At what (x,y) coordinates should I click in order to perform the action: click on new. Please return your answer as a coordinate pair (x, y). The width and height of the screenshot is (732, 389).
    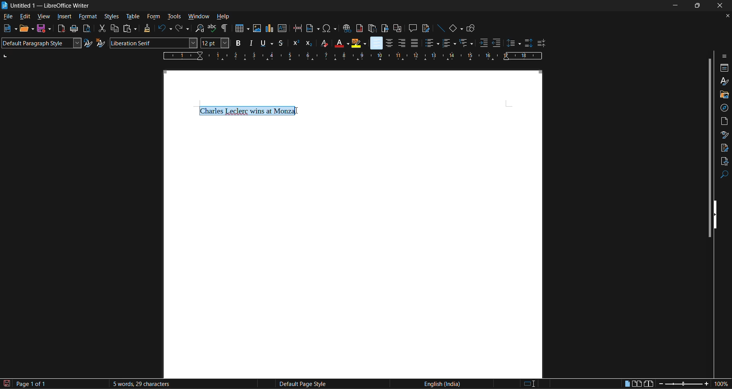
    Looking at the image, I should click on (10, 29).